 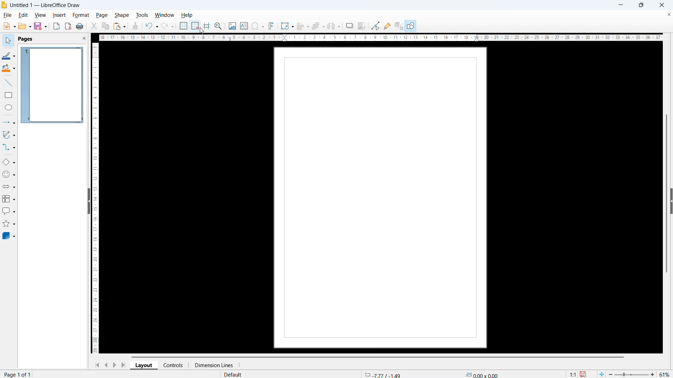 I want to click on Undo , so click(x=152, y=26).